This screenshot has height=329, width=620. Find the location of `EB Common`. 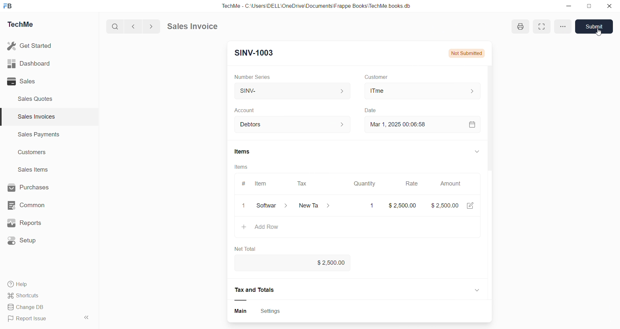

EB Common is located at coordinates (33, 205).